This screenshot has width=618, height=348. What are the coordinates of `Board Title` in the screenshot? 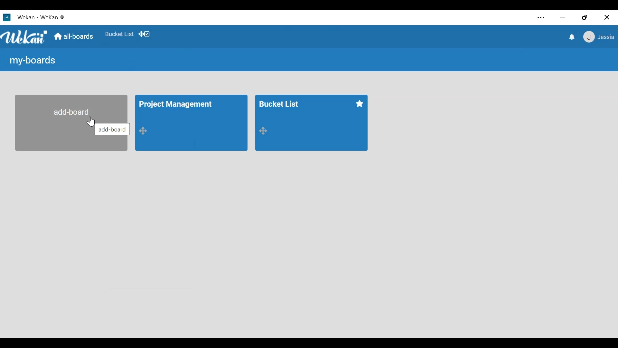 It's located at (281, 103).